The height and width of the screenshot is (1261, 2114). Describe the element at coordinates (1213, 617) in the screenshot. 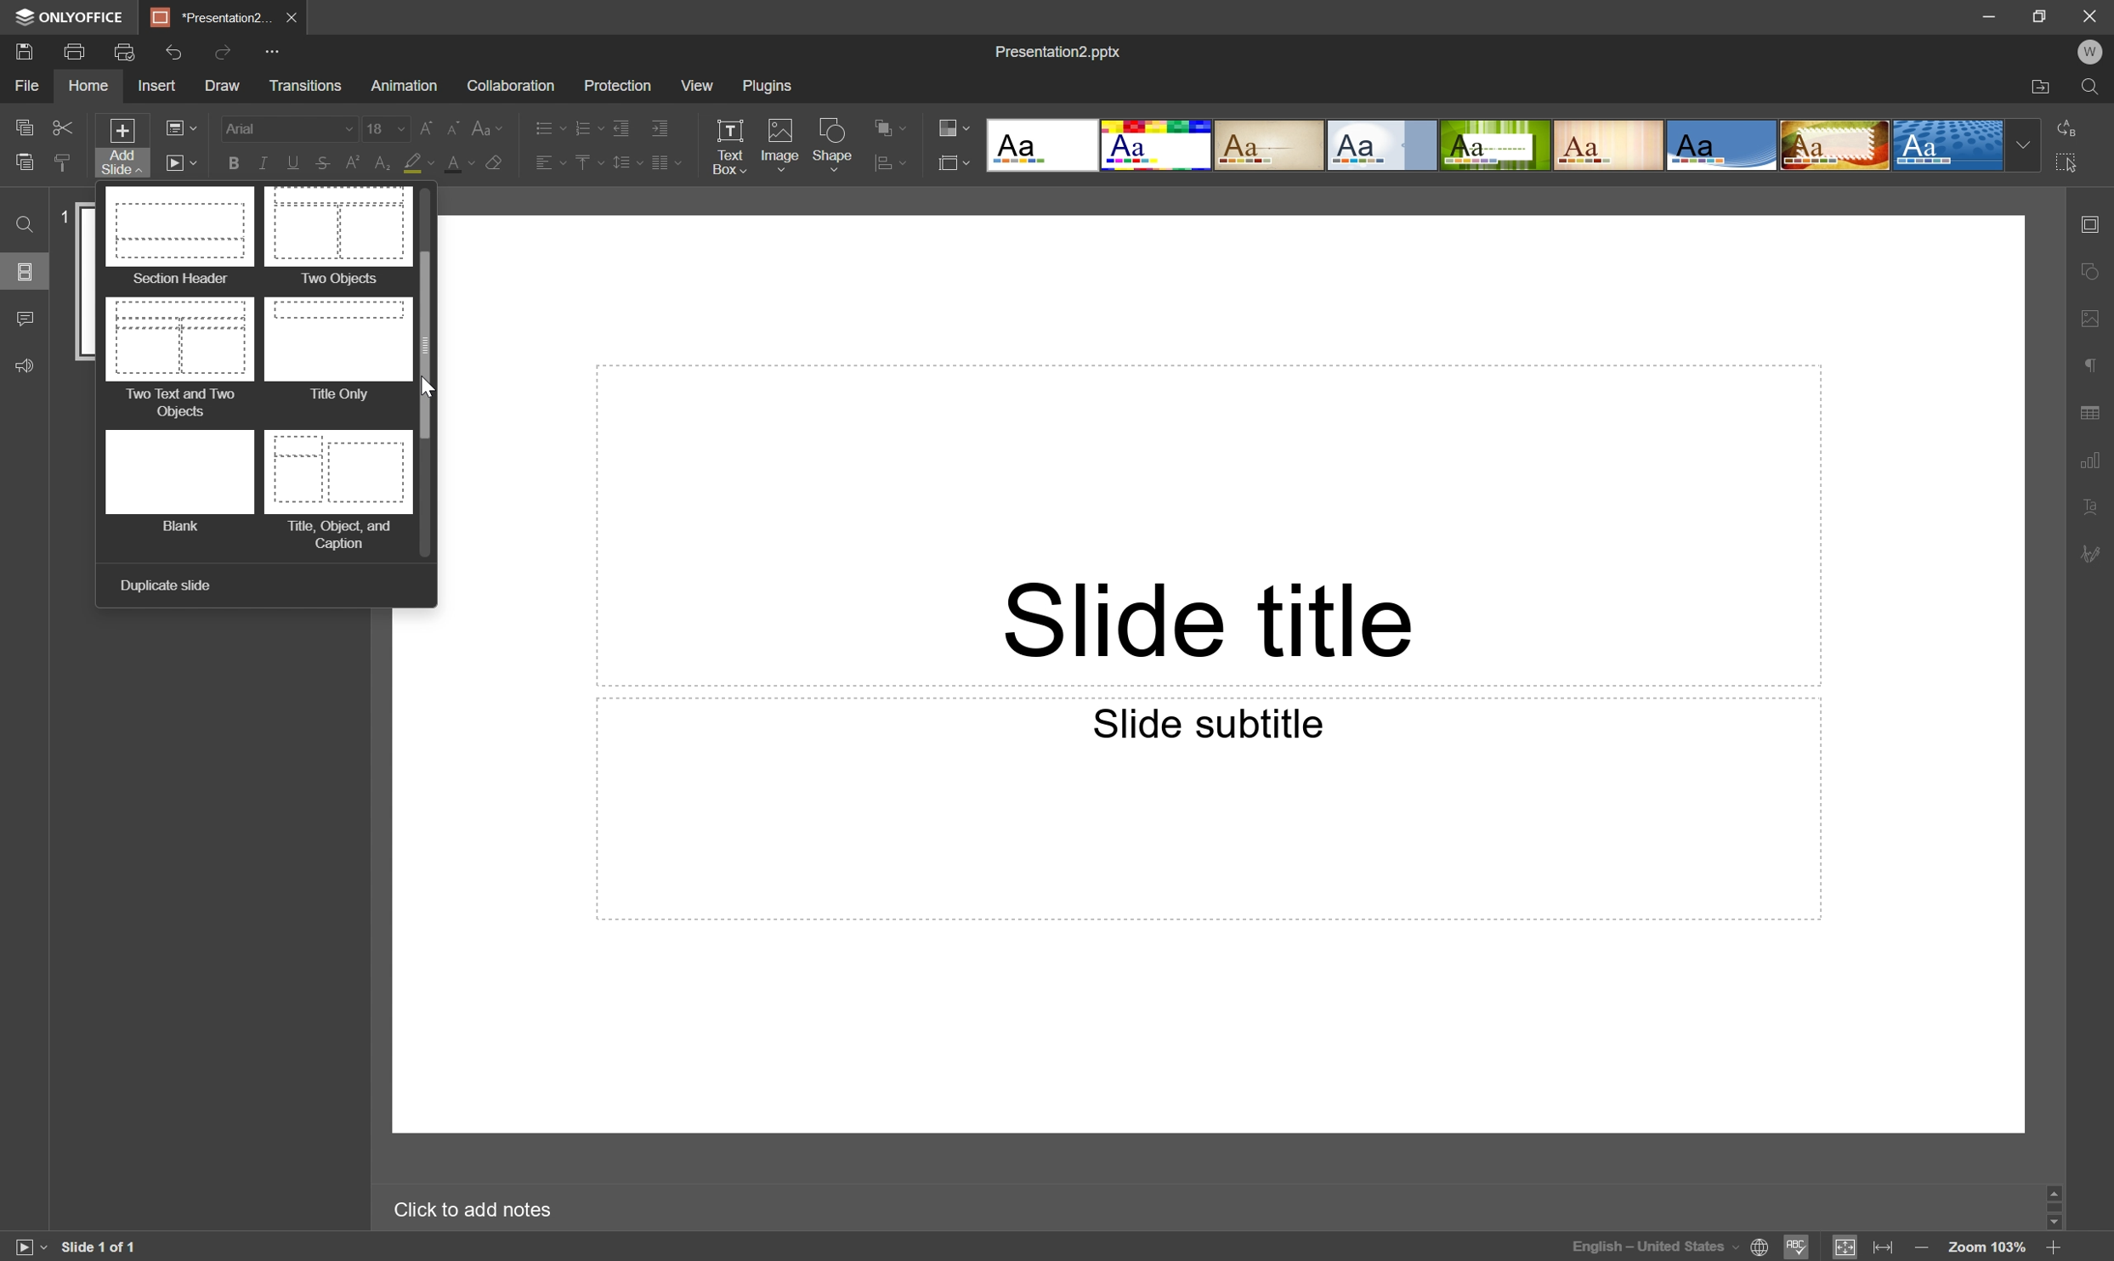

I see `Slide title` at that location.